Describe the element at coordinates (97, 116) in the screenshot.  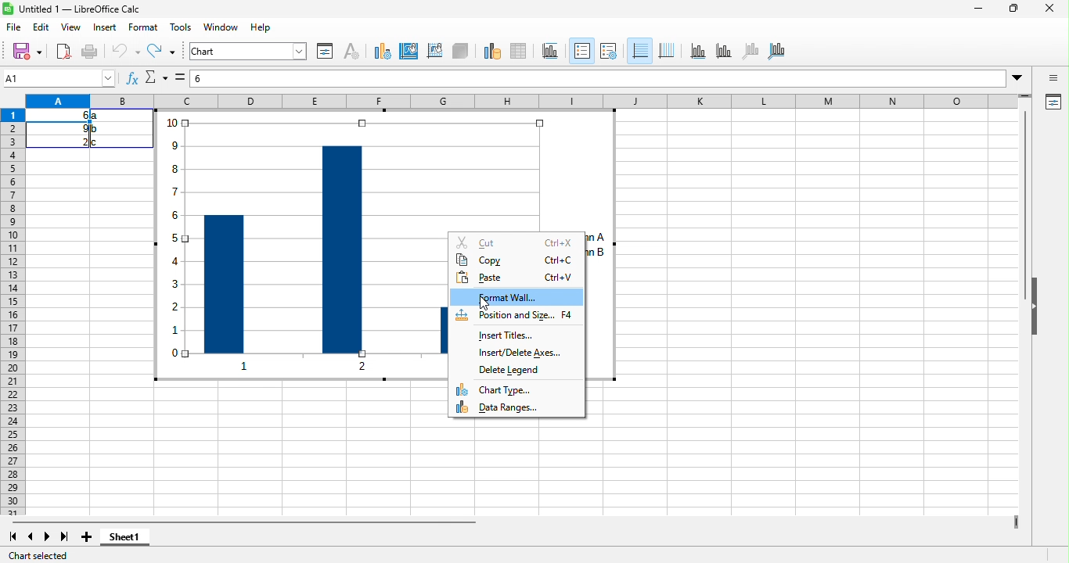
I see `a` at that location.